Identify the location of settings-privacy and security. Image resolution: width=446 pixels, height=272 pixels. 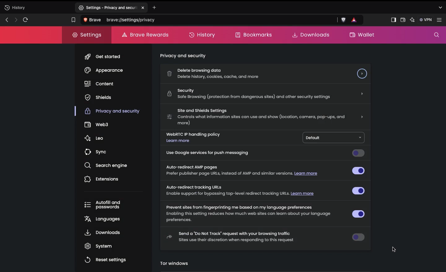
(111, 6).